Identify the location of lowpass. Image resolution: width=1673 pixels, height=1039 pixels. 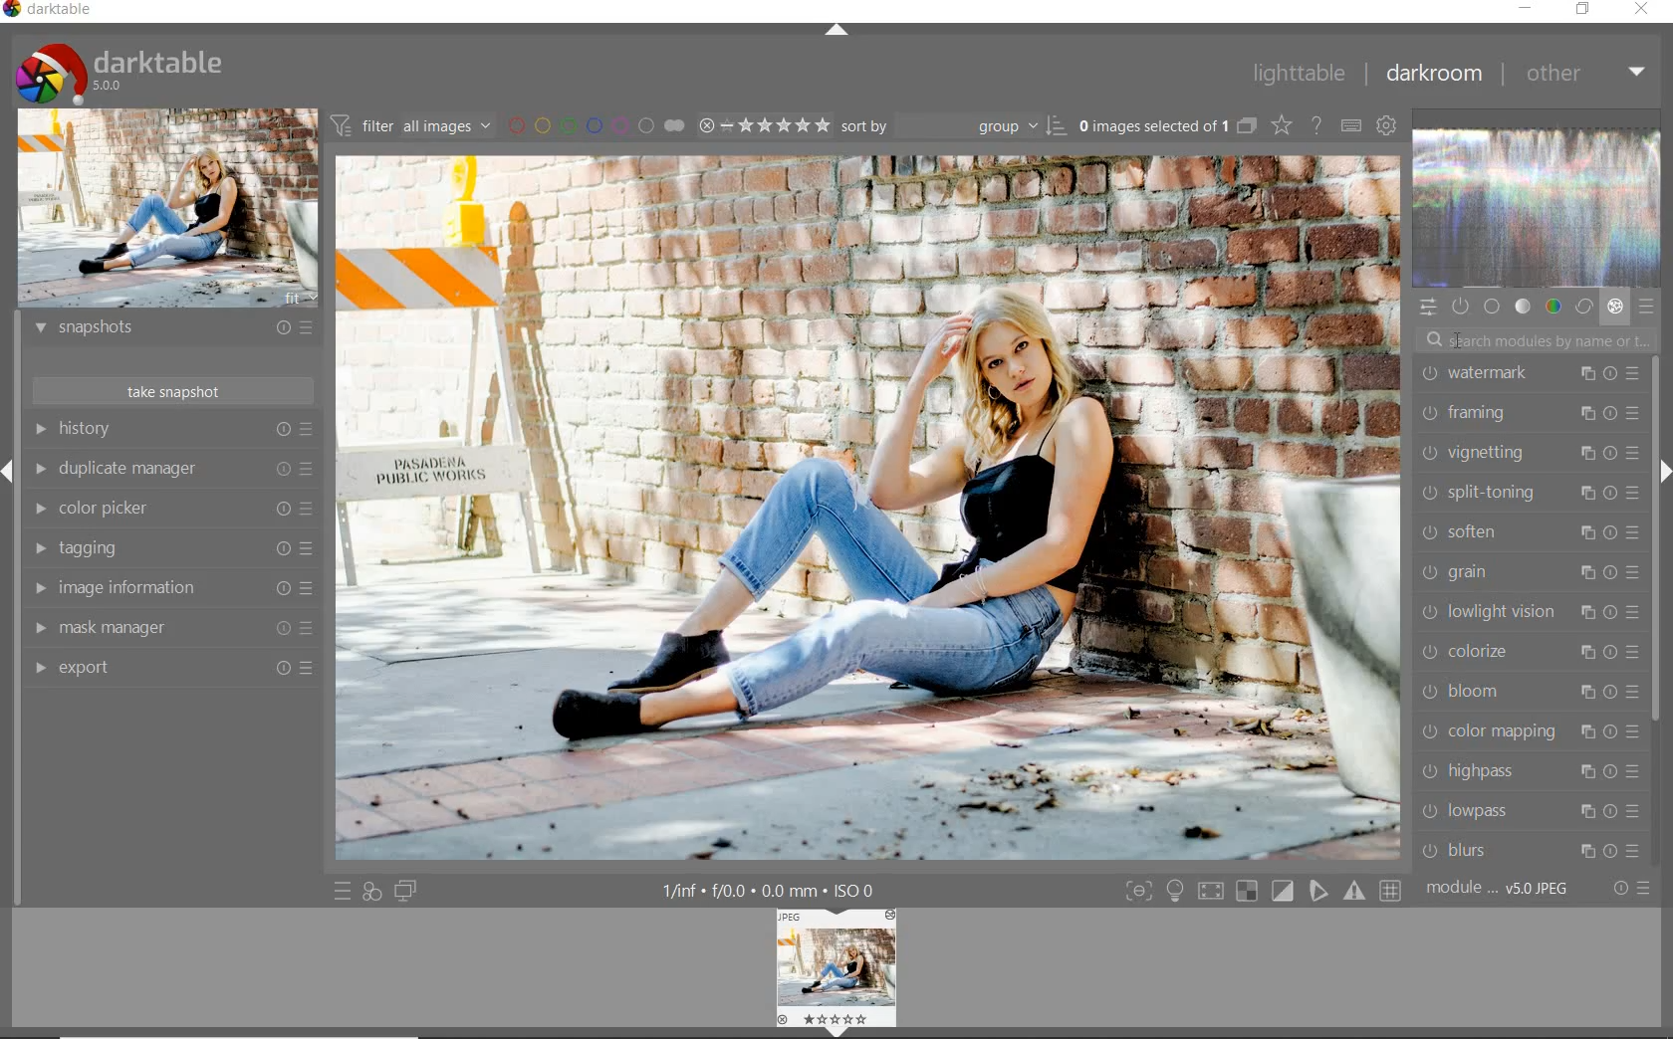
(1528, 813).